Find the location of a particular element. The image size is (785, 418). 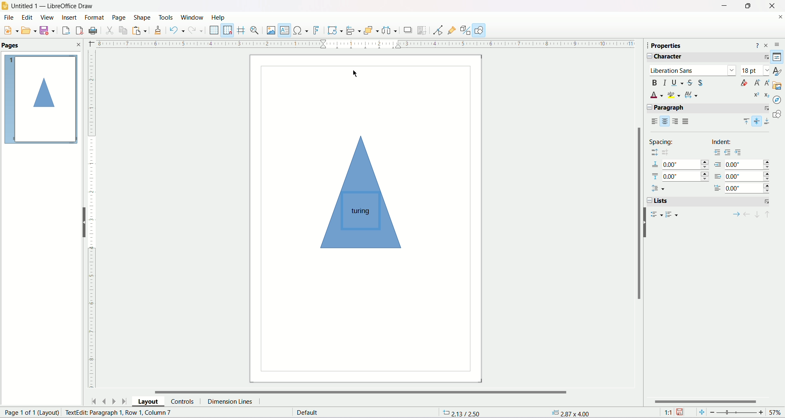

turing is located at coordinates (360, 209).